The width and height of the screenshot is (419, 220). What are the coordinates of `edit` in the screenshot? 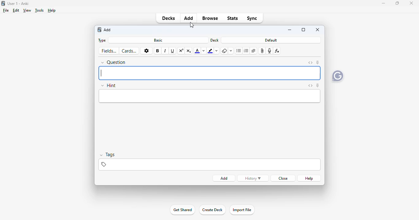 It's located at (16, 10).